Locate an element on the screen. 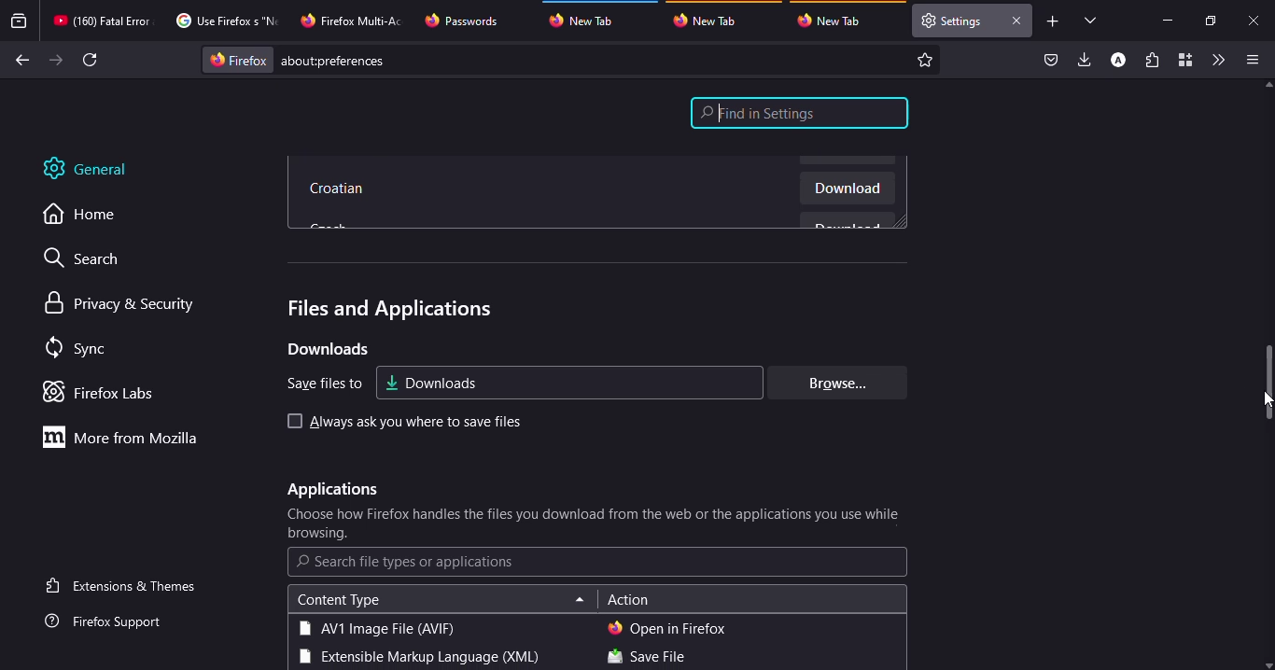 Image resolution: width=1275 pixels, height=670 pixels. tab is located at coordinates (354, 19).